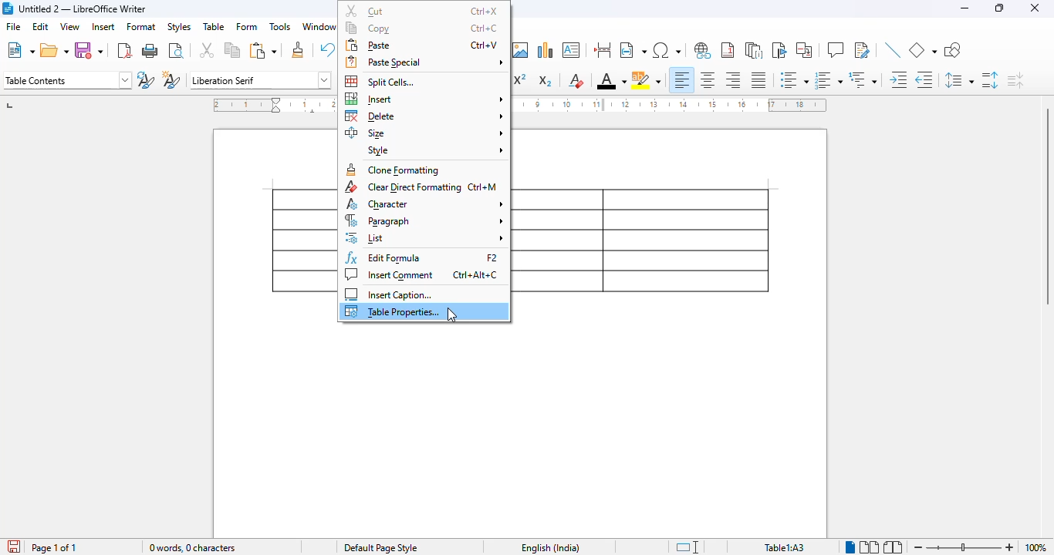 This screenshot has height=555, width=1054. Describe the element at coordinates (646, 80) in the screenshot. I see `character highlighting color` at that location.